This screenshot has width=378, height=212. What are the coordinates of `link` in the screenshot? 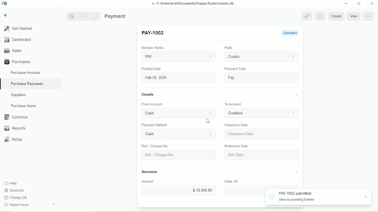 It's located at (307, 16).